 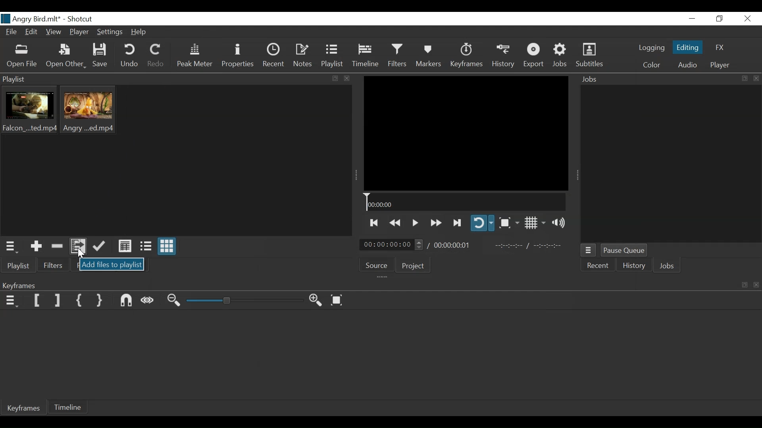 I want to click on Cursor, so click(x=80, y=254).